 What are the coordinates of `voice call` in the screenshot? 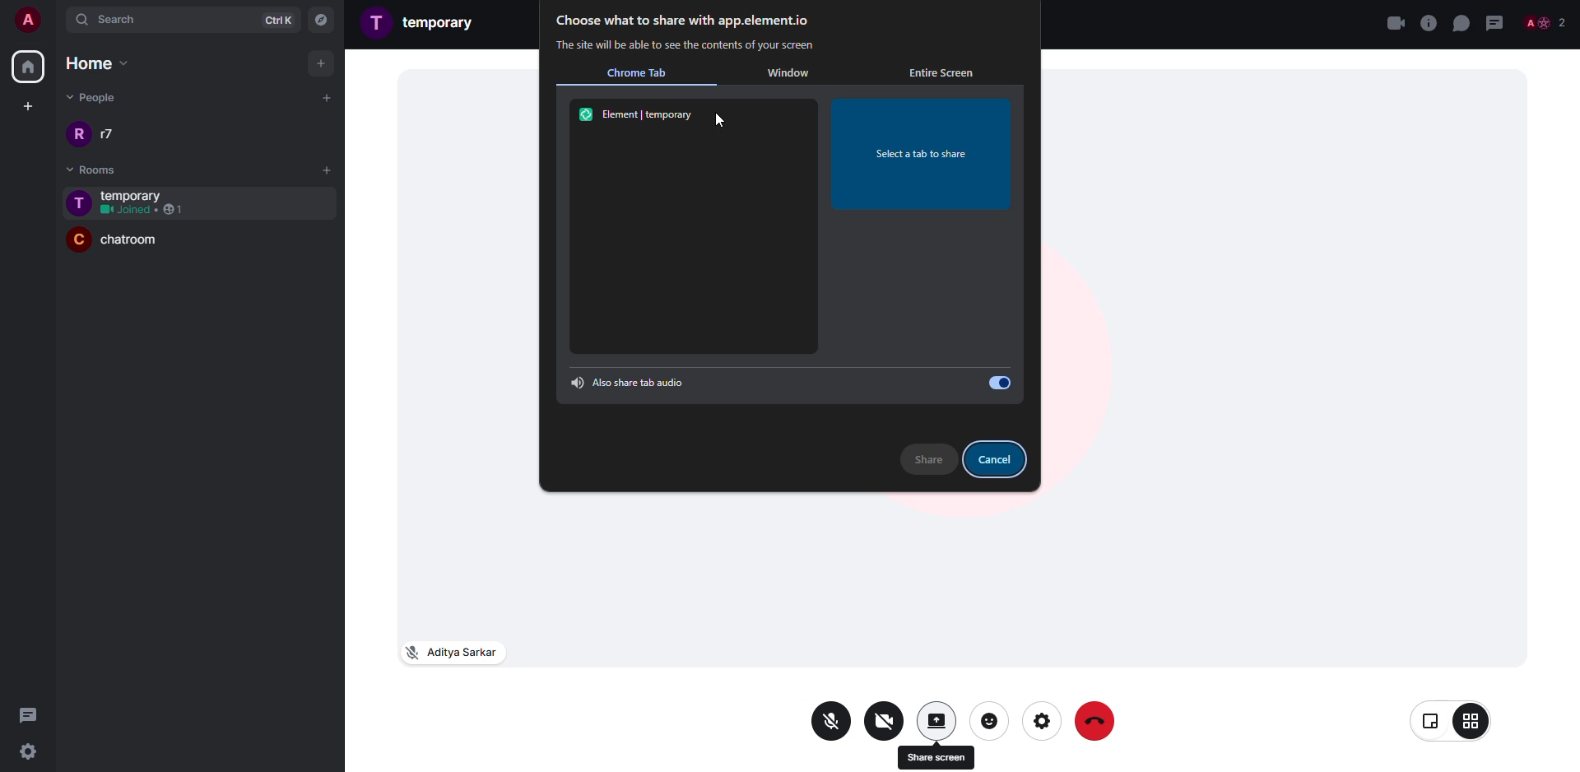 It's located at (1428, 23).